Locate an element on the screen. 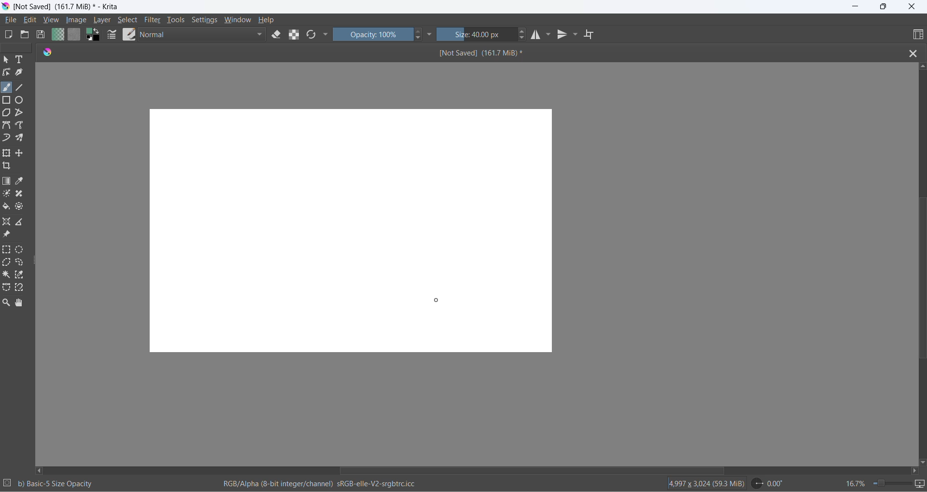 This screenshot has width=927, height=492. rectangular selection tool is located at coordinates (7, 250).